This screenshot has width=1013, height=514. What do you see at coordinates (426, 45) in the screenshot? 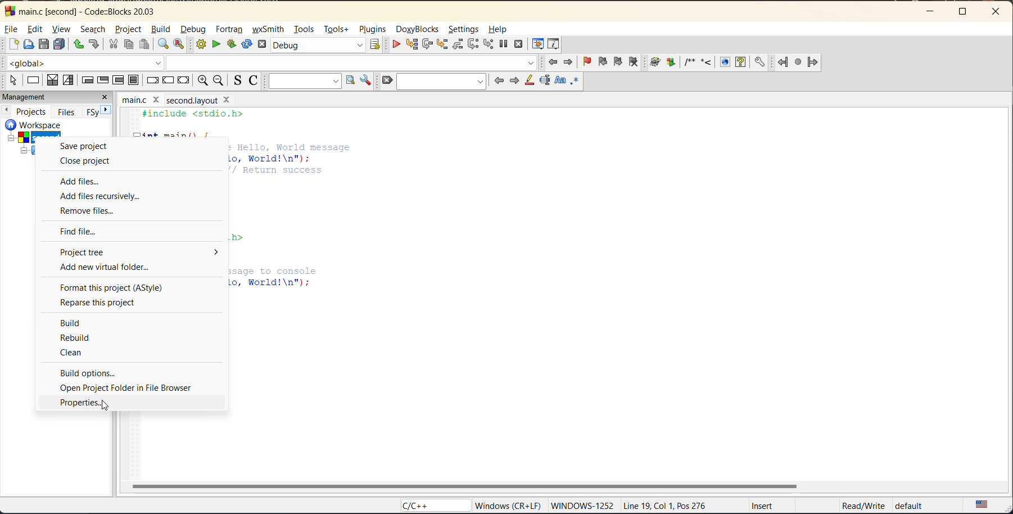
I see `next line` at bounding box center [426, 45].